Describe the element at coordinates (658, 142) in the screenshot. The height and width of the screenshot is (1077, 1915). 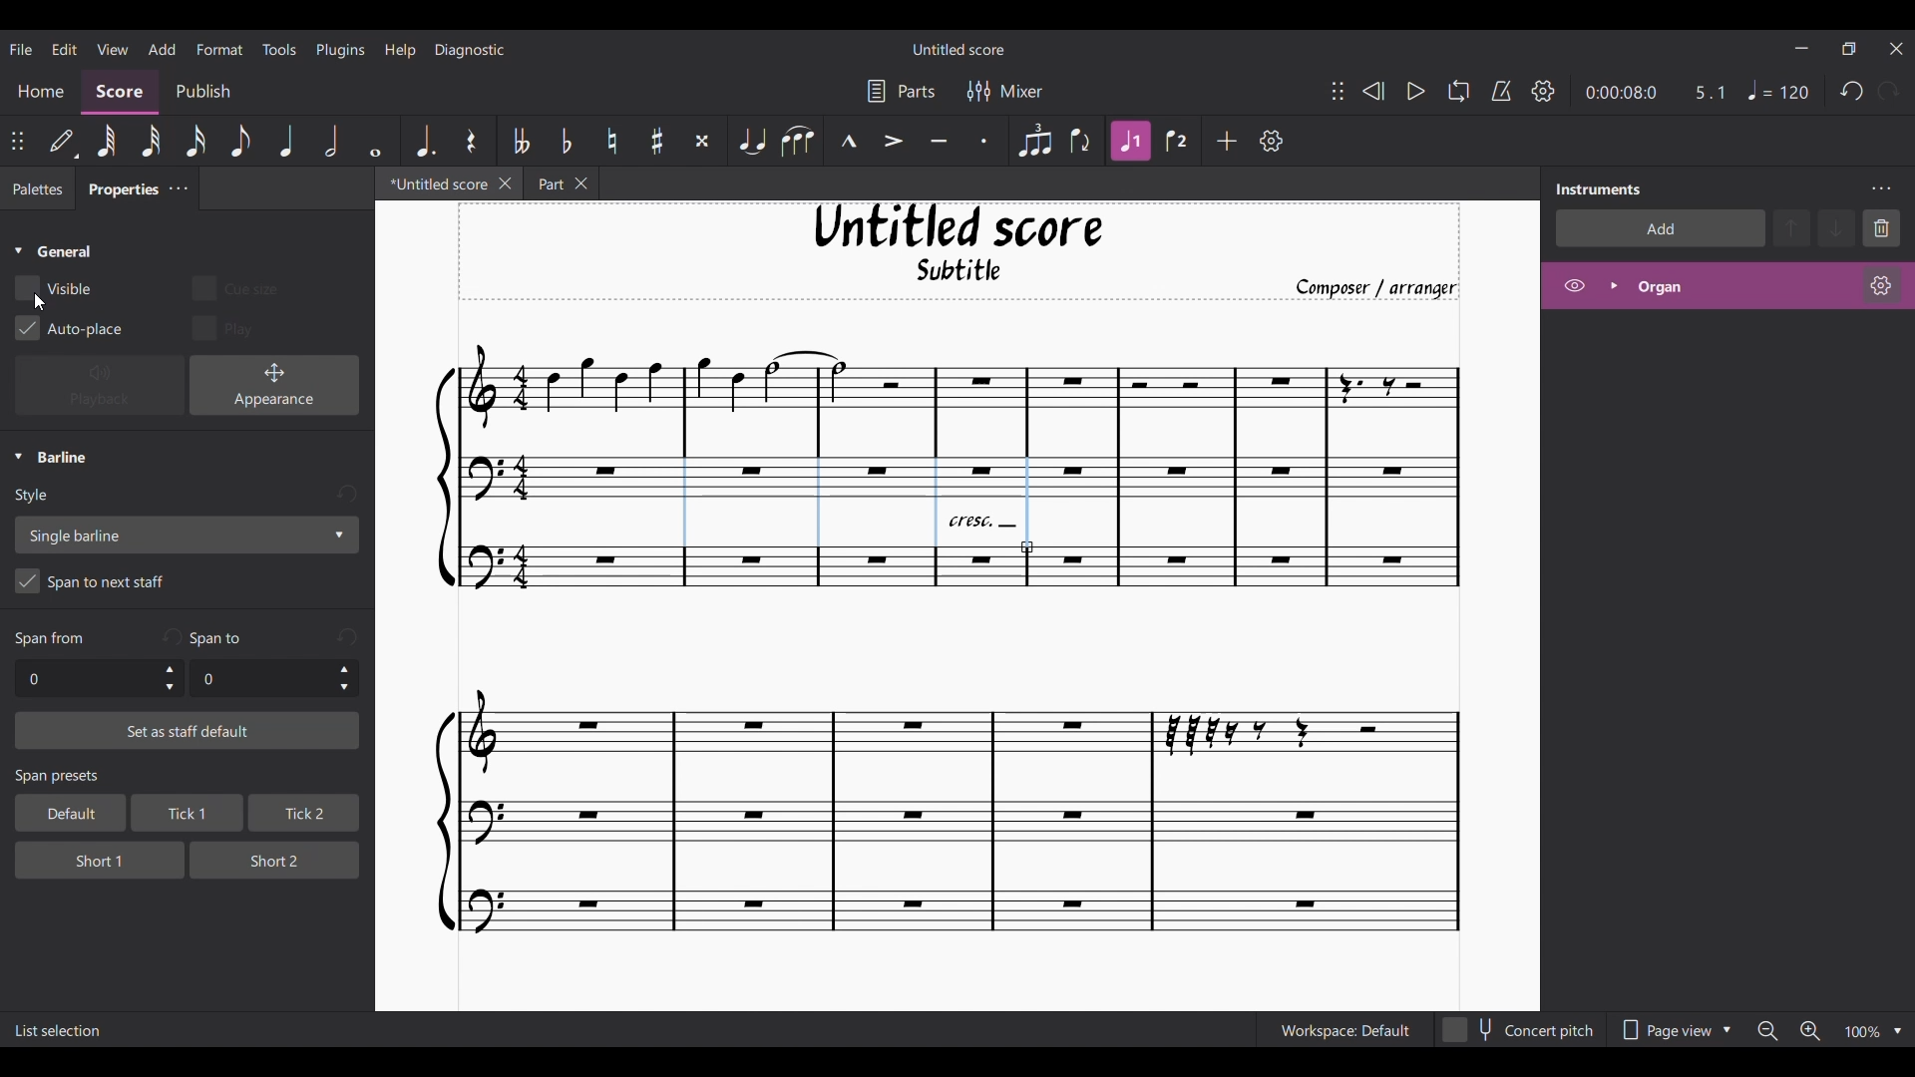
I see `Toggle sharp` at that location.